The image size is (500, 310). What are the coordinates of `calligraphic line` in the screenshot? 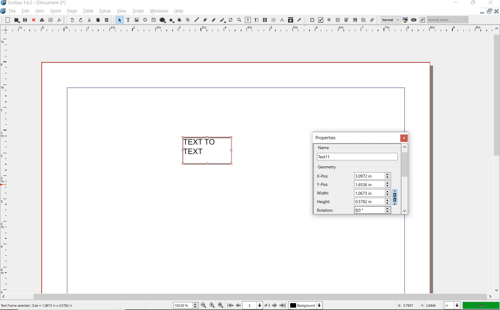 It's located at (223, 20).